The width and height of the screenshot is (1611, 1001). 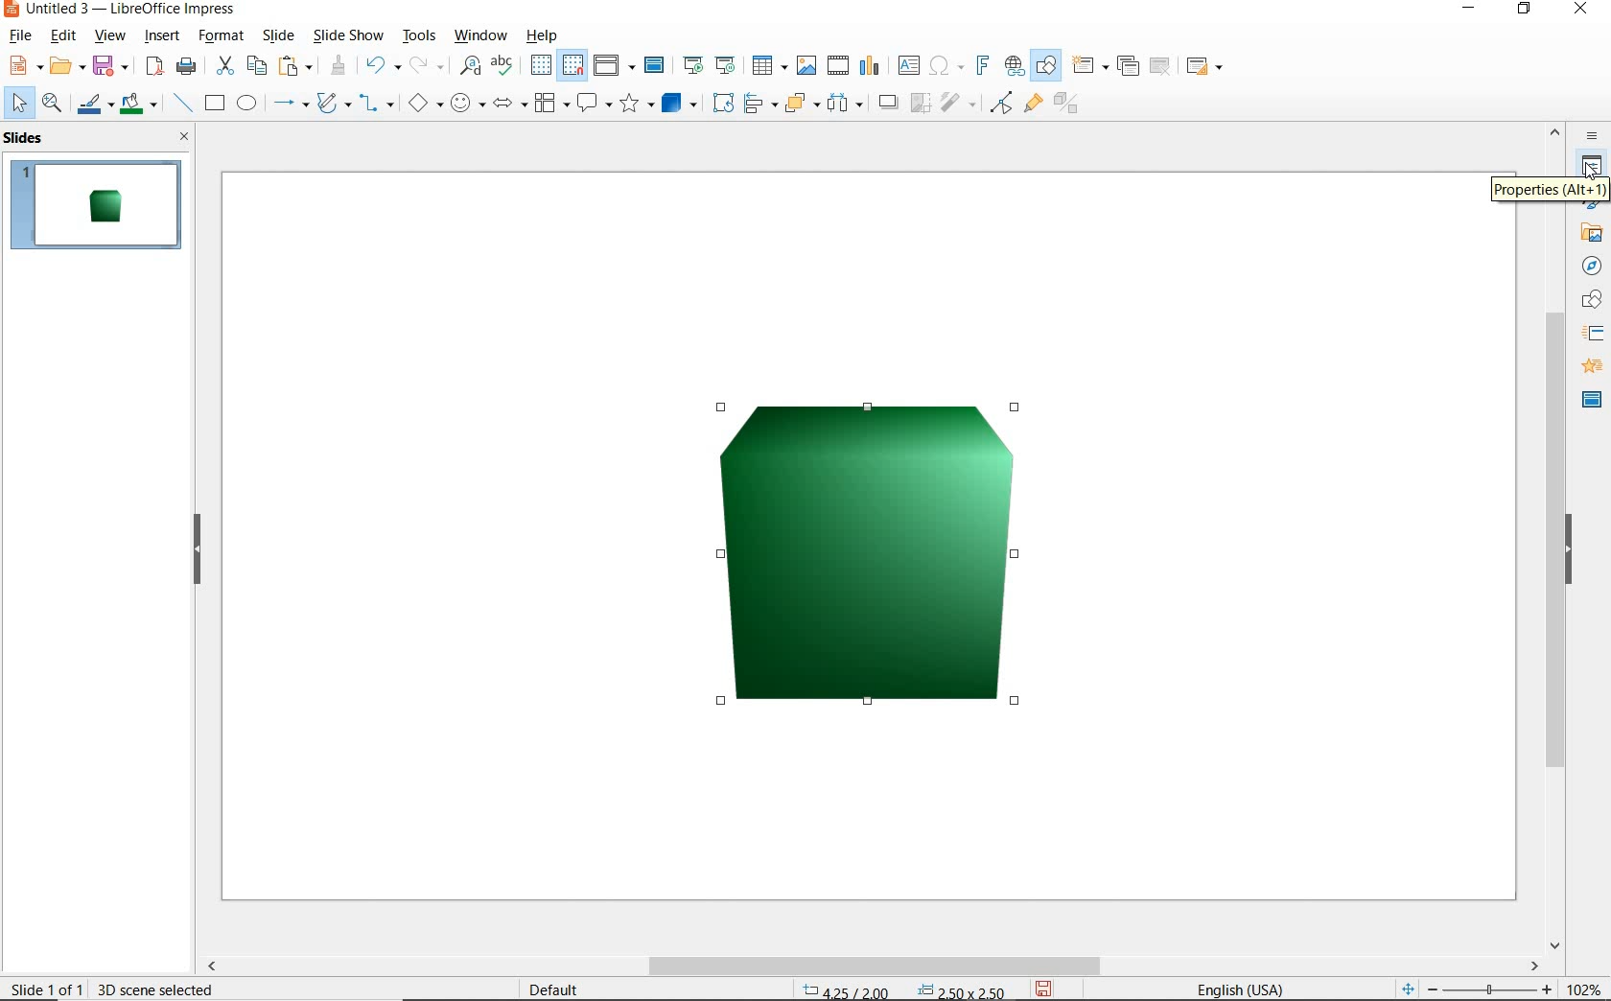 I want to click on insert image, so click(x=806, y=66).